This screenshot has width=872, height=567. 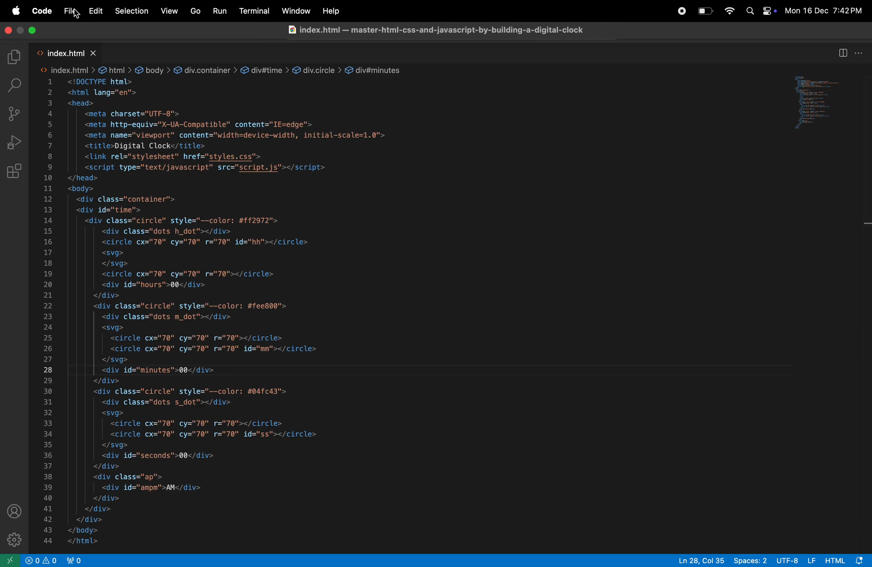 I want to click on Selection, so click(x=132, y=11).